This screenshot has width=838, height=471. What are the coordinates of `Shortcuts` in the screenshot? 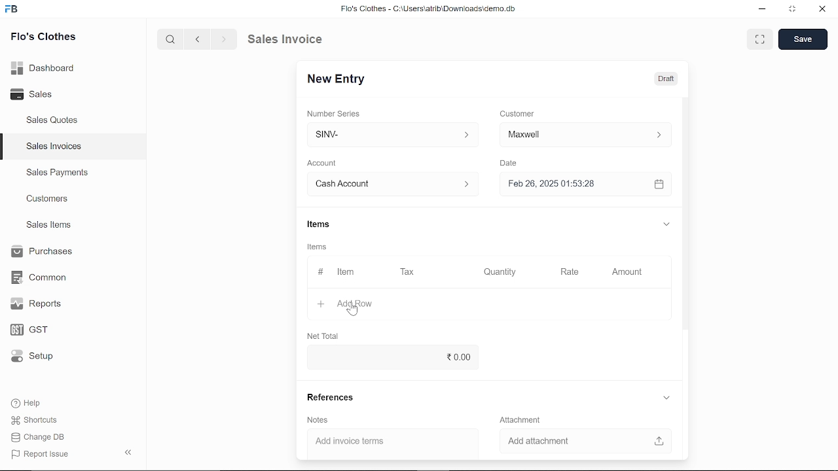 It's located at (41, 421).